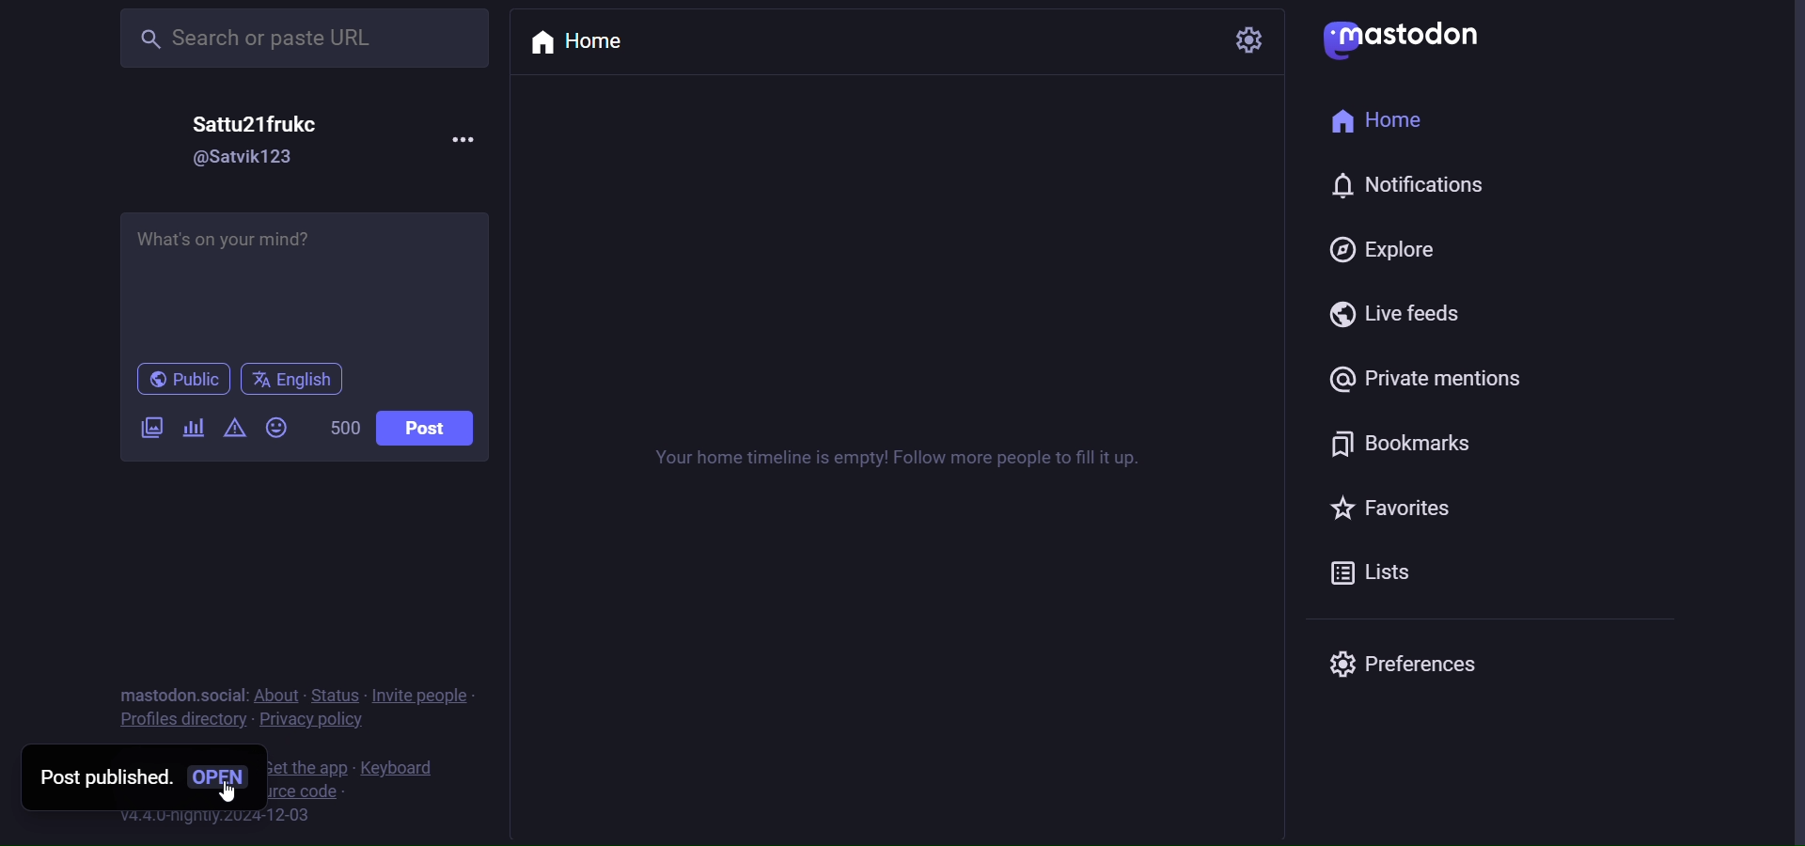 This screenshot has height=846, width=1805. What do you see at coordinates (309, 768) in the screenshot?
I see `get the app` at bounding box center [309, 768].